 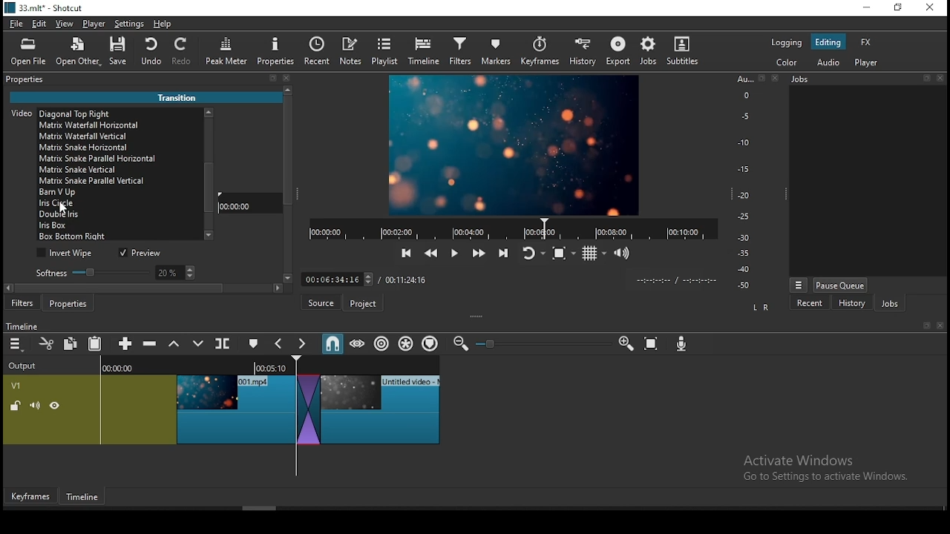 I want to click on paste, so click(x=97, y=345).